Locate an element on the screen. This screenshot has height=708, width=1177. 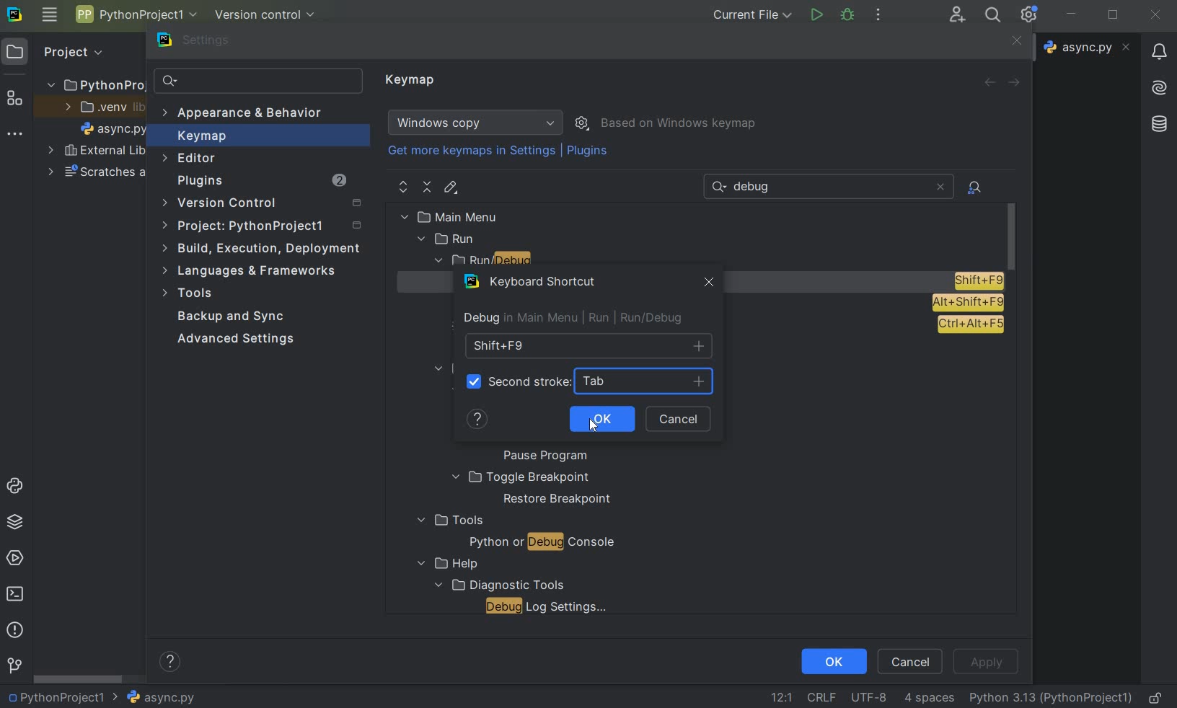
project name is located at coordinates (94, 82).